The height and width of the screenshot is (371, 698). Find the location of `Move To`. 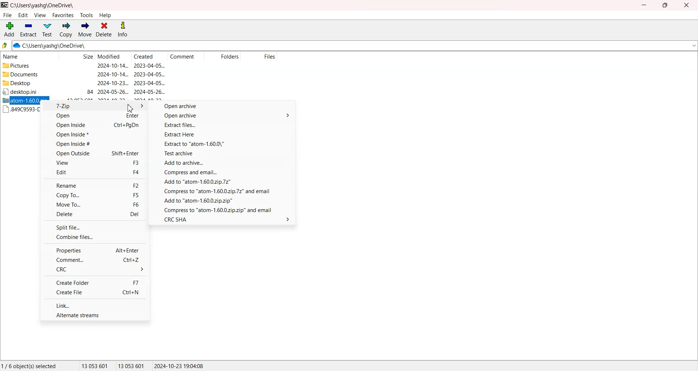

Move To is located at coordinates (95, 204).